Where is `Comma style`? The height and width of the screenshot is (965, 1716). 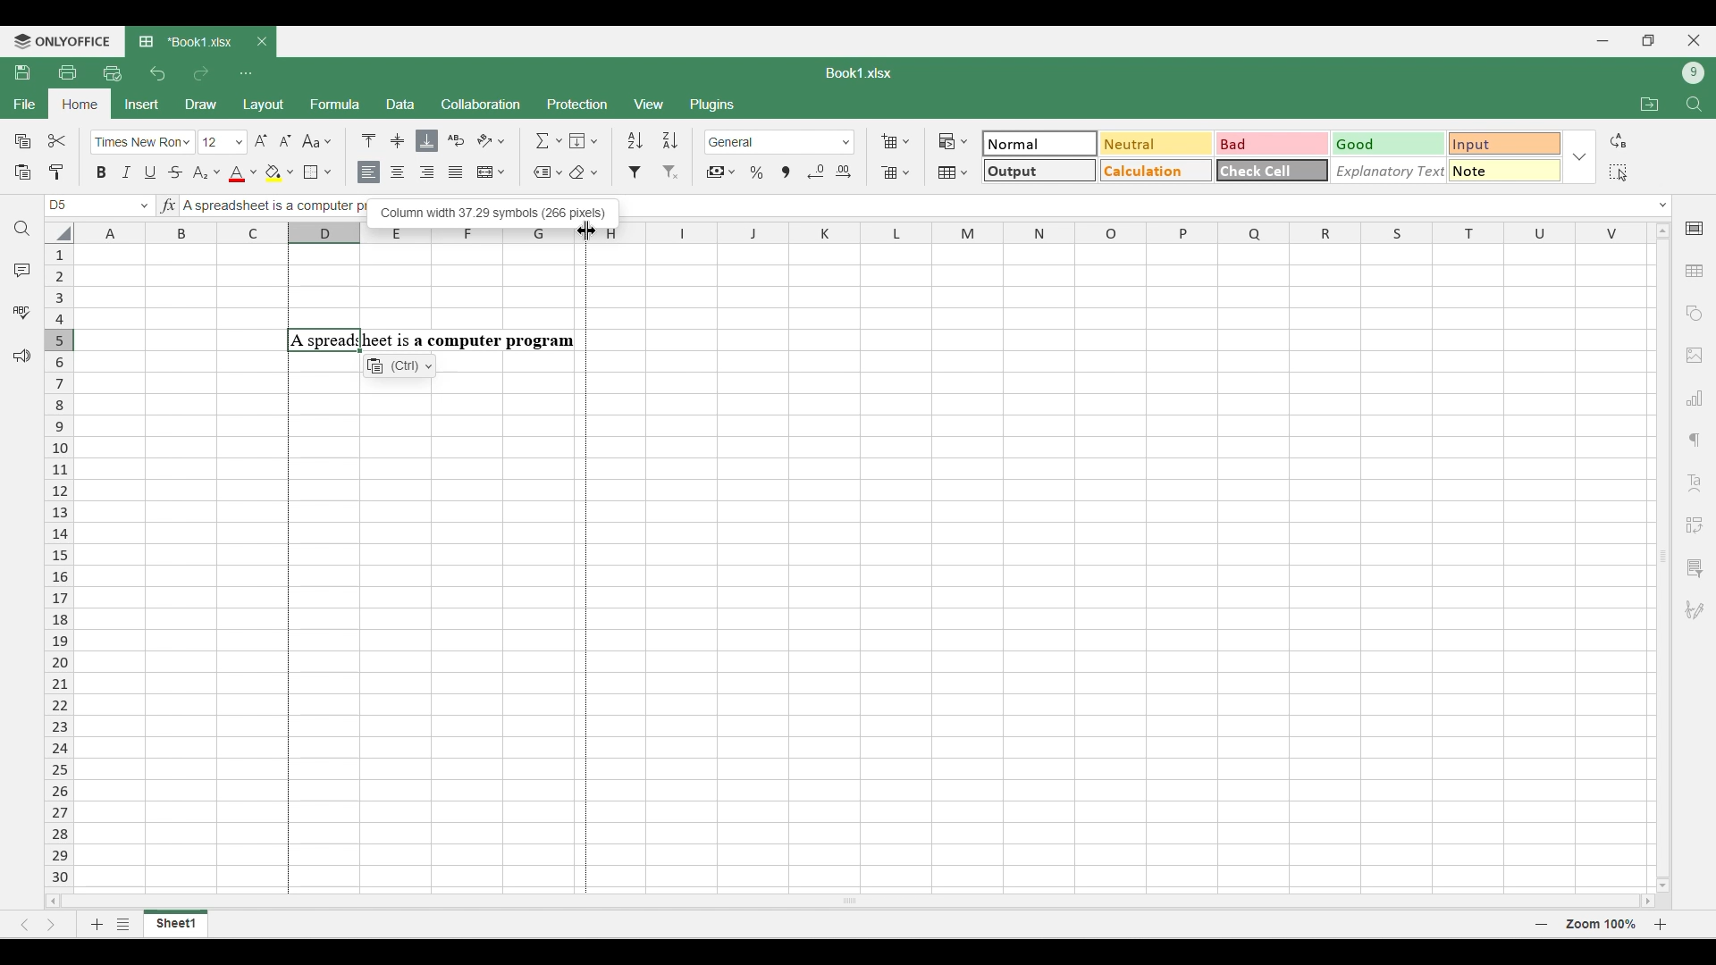 Comma style is located at coordinates (786, 172).